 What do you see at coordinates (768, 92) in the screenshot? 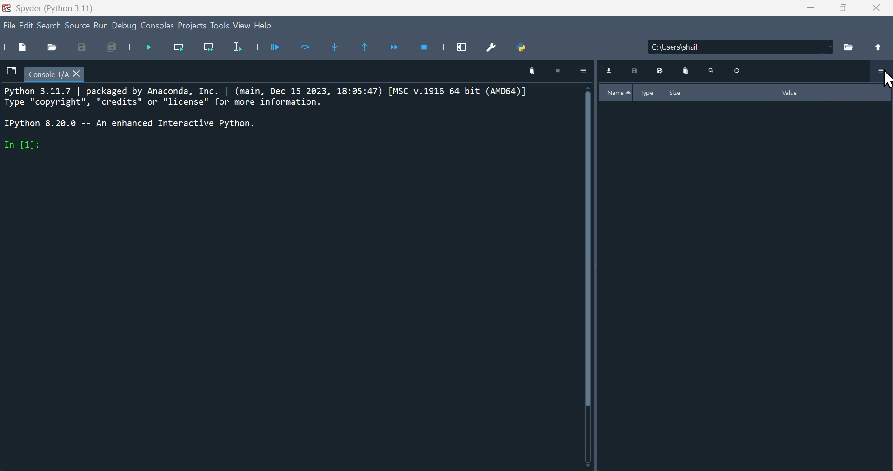
I see `Value` at bounding box center [768, 92].